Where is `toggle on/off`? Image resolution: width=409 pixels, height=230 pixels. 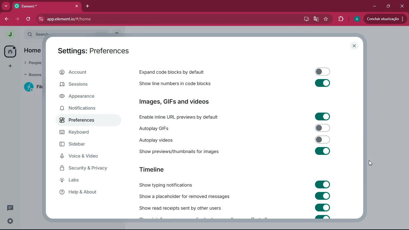
toggle on/off is located at coordinates (323, 83).